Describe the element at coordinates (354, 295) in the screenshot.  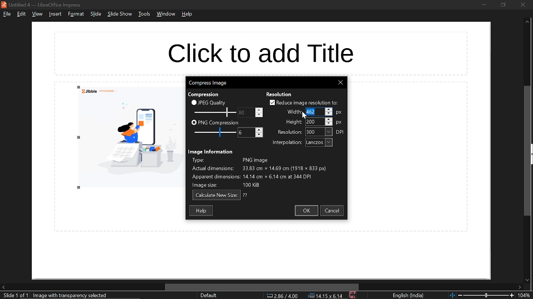
I see `save` at that location.